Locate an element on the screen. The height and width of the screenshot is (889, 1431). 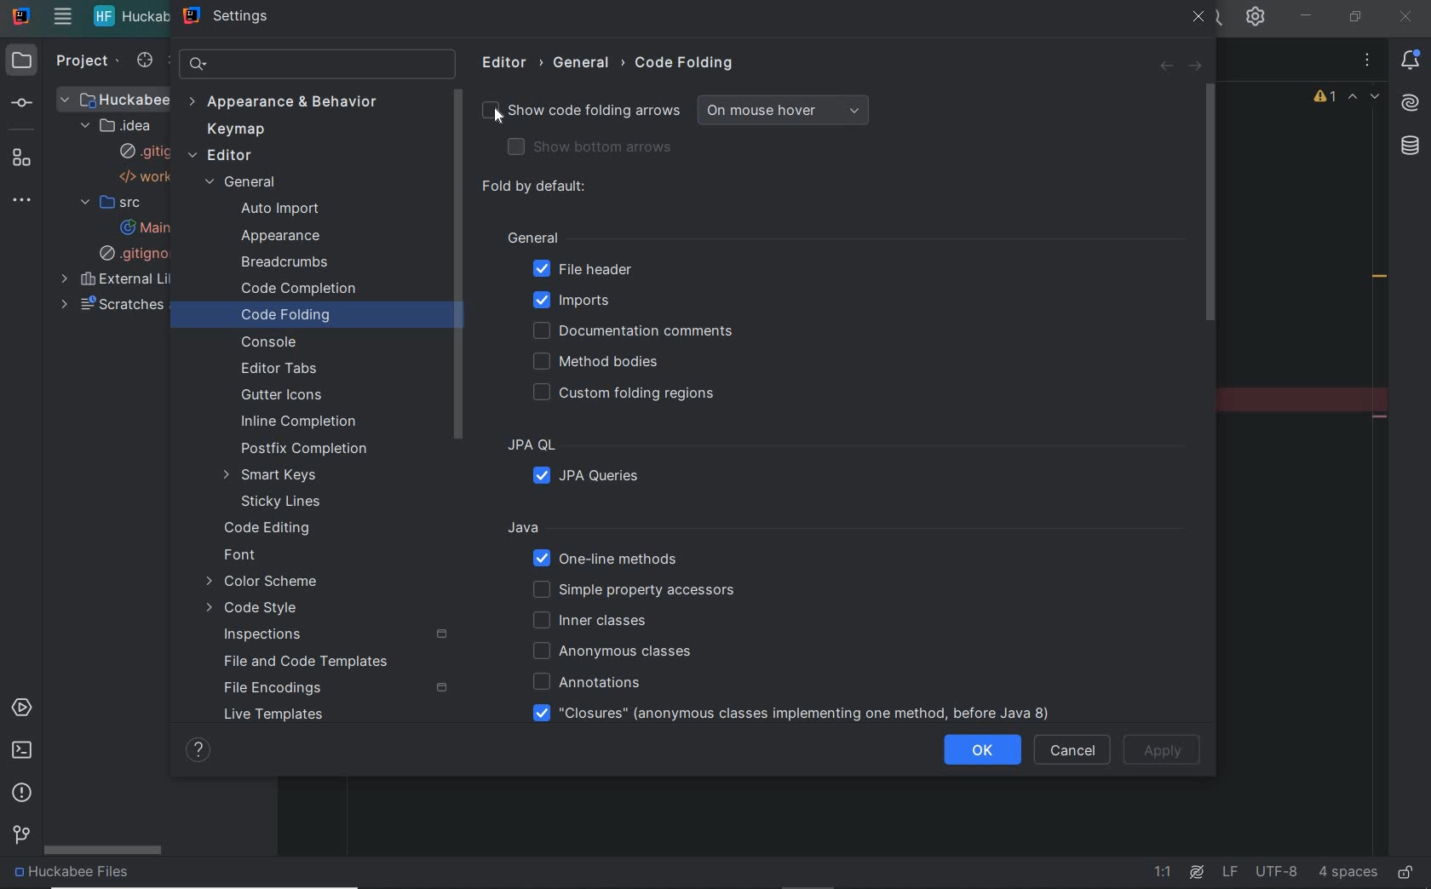
auto import is located at coordinates (281, 210).